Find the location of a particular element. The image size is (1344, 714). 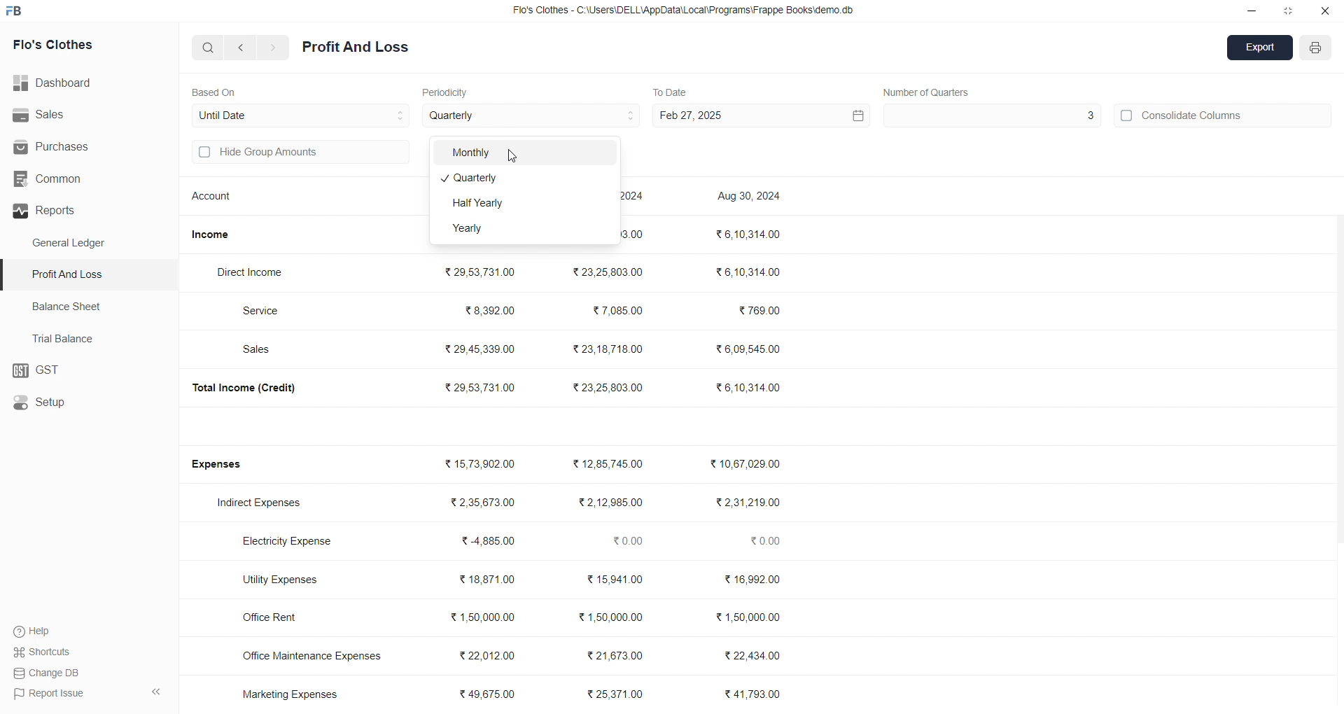

Setup is located at coordinates (81, 403).